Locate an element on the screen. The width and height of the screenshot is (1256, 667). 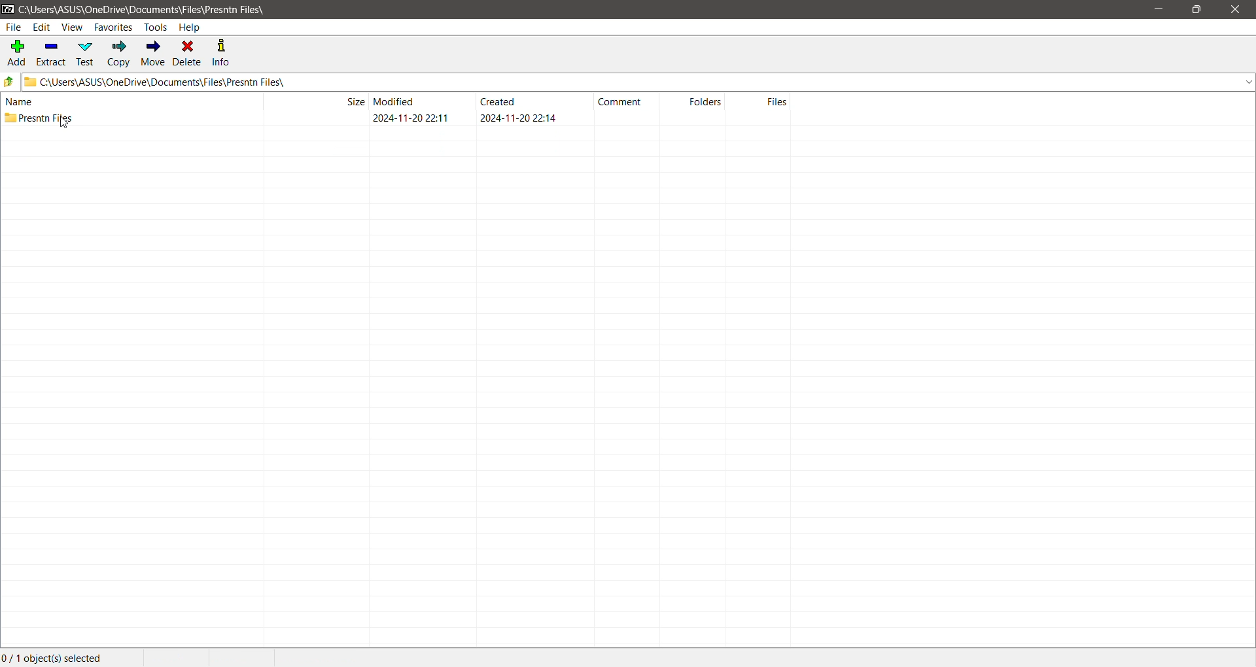
Extracted Folder is located at coordinates (38, 117).